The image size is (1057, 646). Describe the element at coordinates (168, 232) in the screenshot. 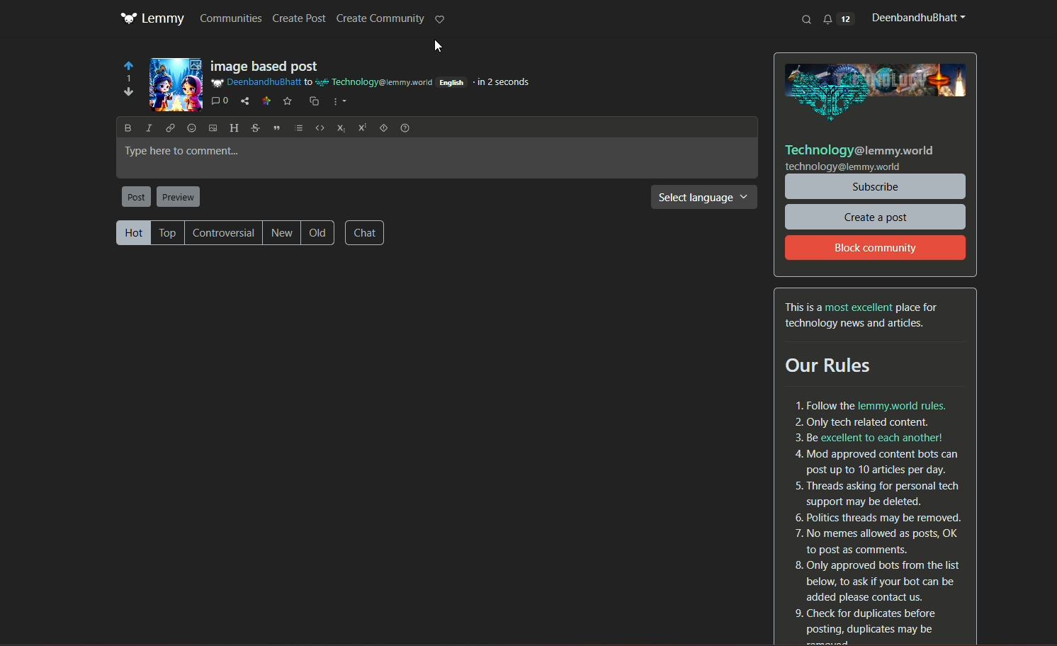

I see `top` at that location.